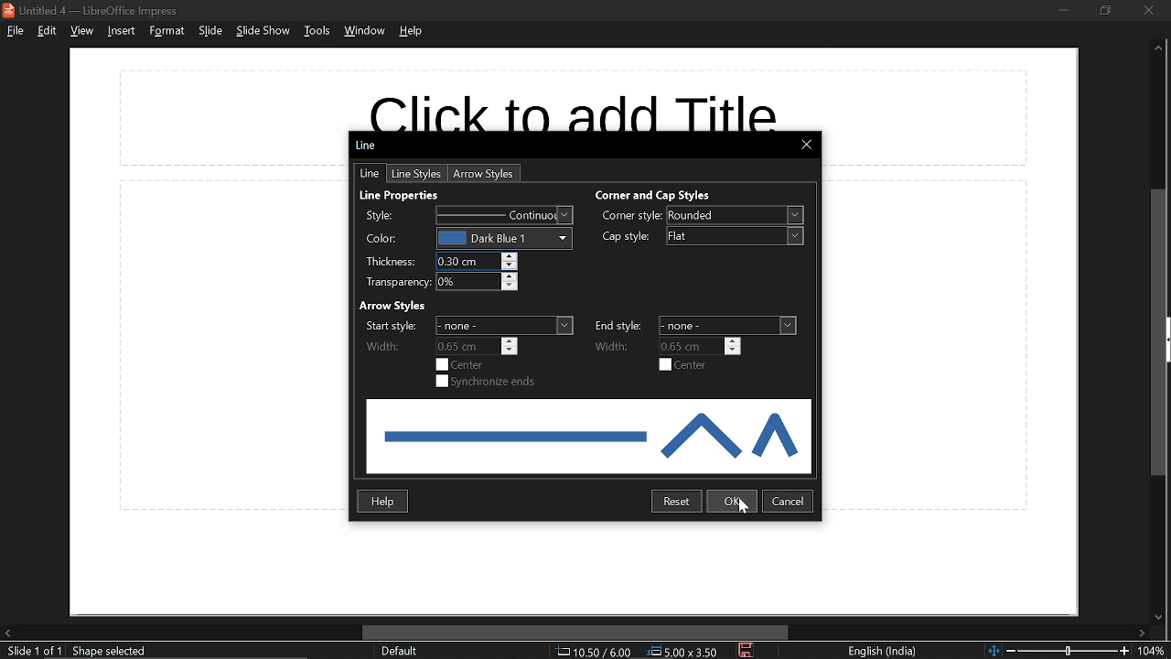 The height and width of the screenshot is (659, 1171). Describe the element at coordinates (318, 32) in the screenshot. I see `tools` at that location.